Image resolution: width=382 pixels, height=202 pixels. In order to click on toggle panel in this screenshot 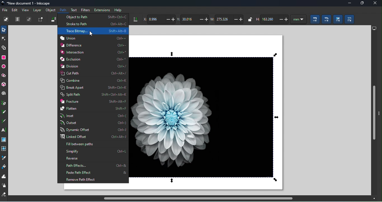, I will do `click(380, 117)`.